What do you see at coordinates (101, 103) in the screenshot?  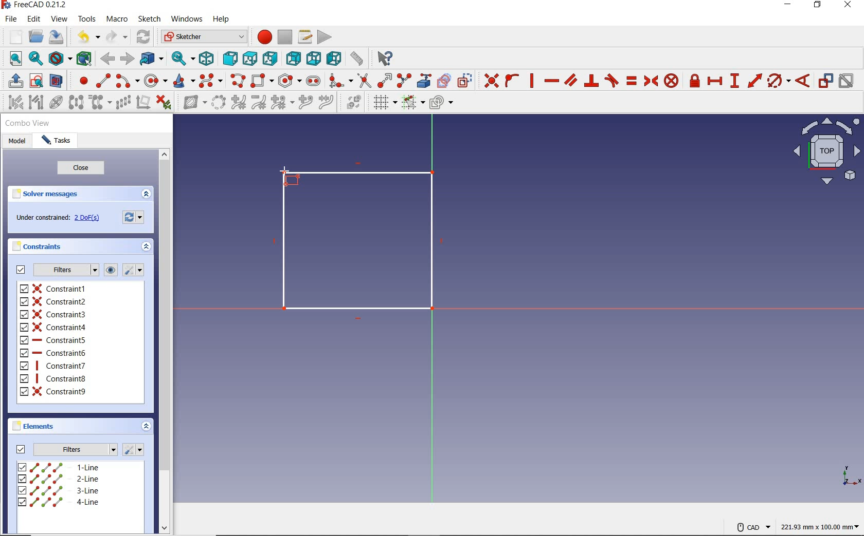 I see `clone` at bounding box center [101, 103].